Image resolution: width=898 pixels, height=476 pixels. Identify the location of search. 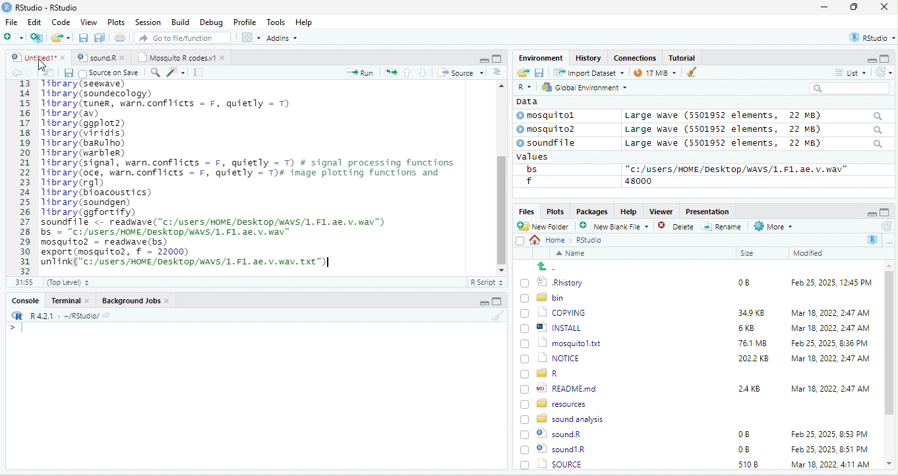
(849, 88).